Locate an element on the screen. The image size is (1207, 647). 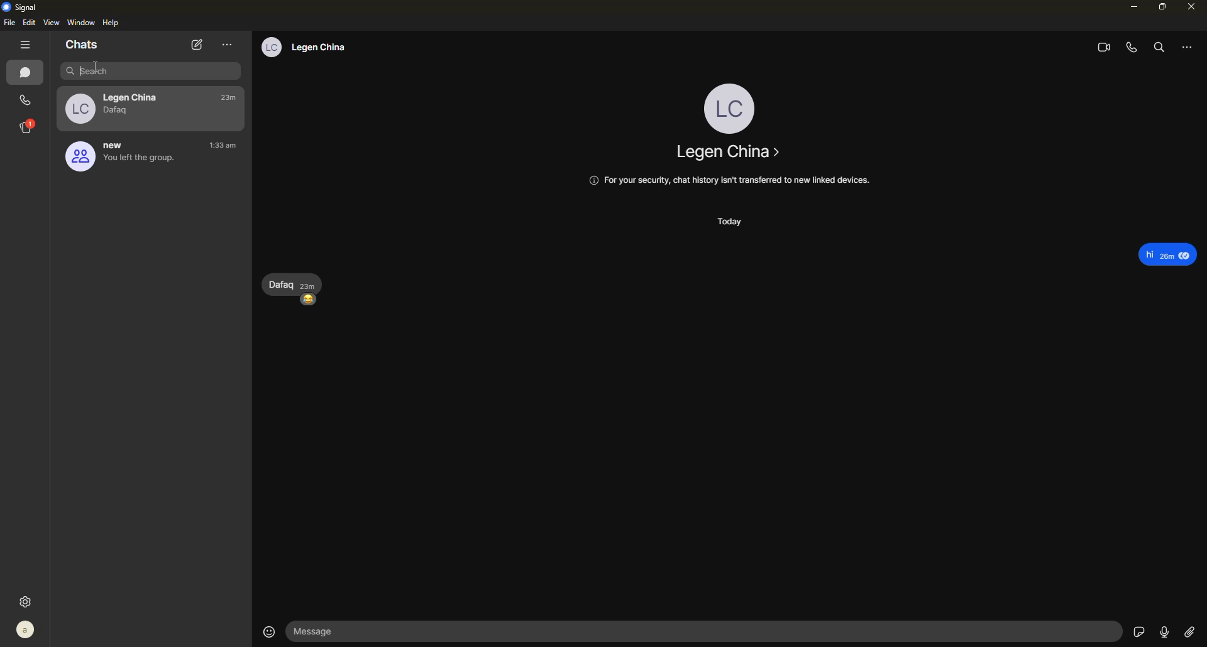
view is located at coordinates (51, 22).